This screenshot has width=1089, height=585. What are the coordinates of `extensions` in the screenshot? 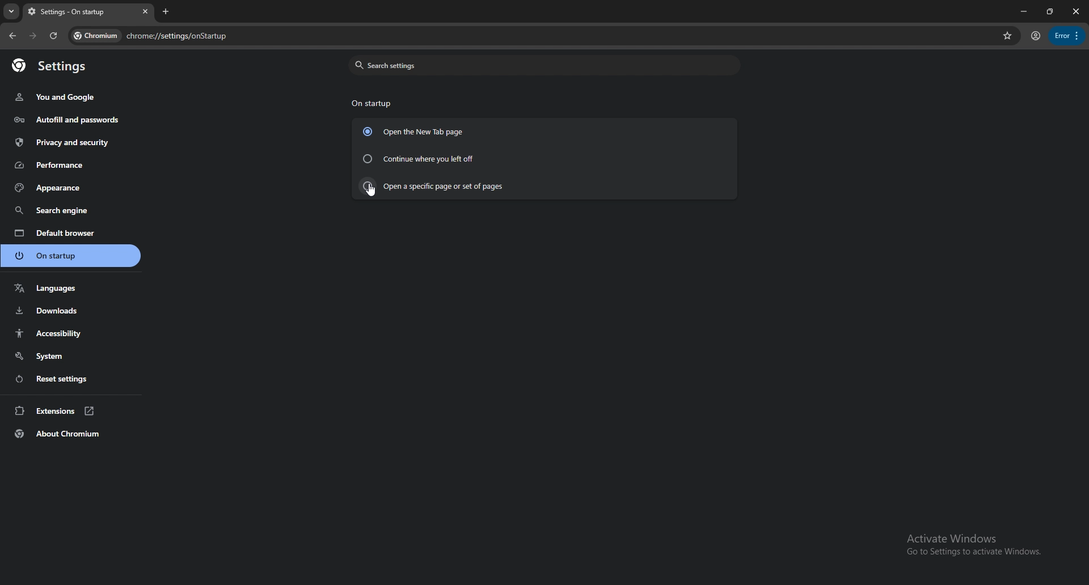 It's located at (71, 410).